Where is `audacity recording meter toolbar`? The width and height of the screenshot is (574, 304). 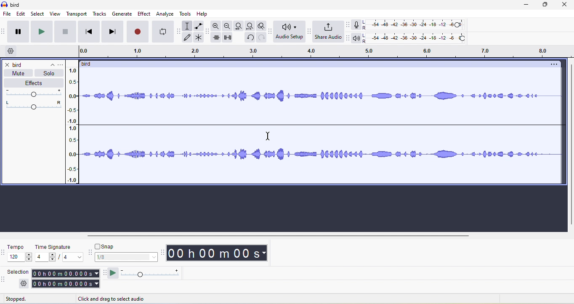 audacity recording meter toolbar is located at coordinates (346, 24).